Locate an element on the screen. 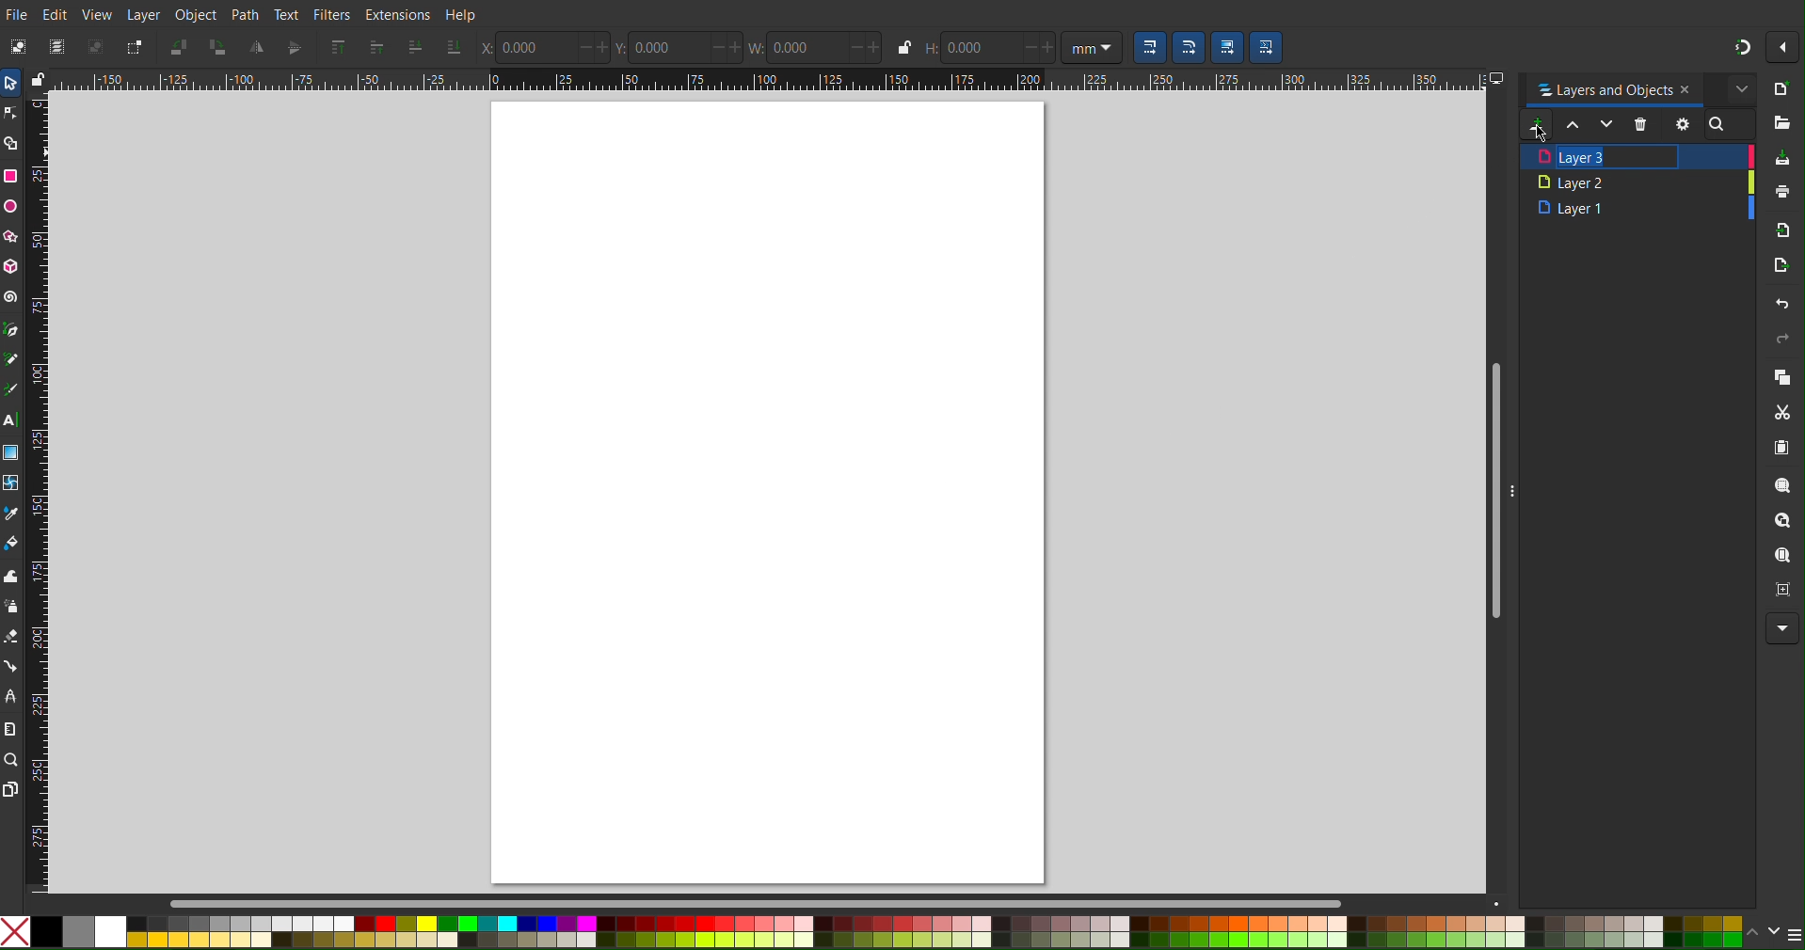  Connection is located at coordinates (15, 669).